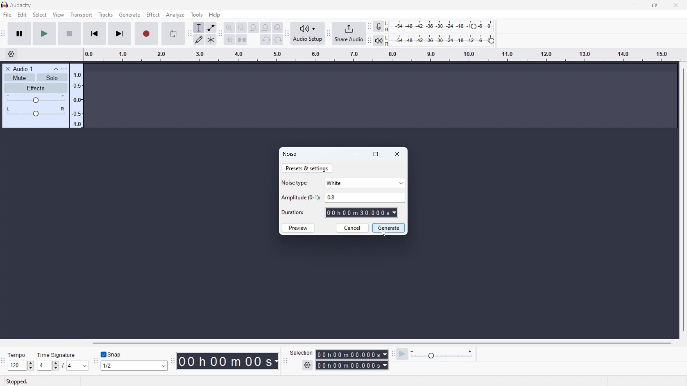 The image size is (687, 386). Describe the element at coordinates (352, 354) in the screenshot. I see `start time` at that location.